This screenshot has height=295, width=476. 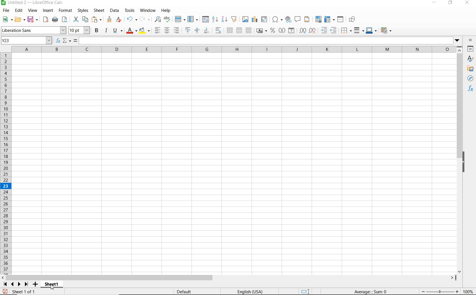 What do you see at coordinates (19, 19) in the screenshot?
I see `OPEN` at bounding box center [19, 19].